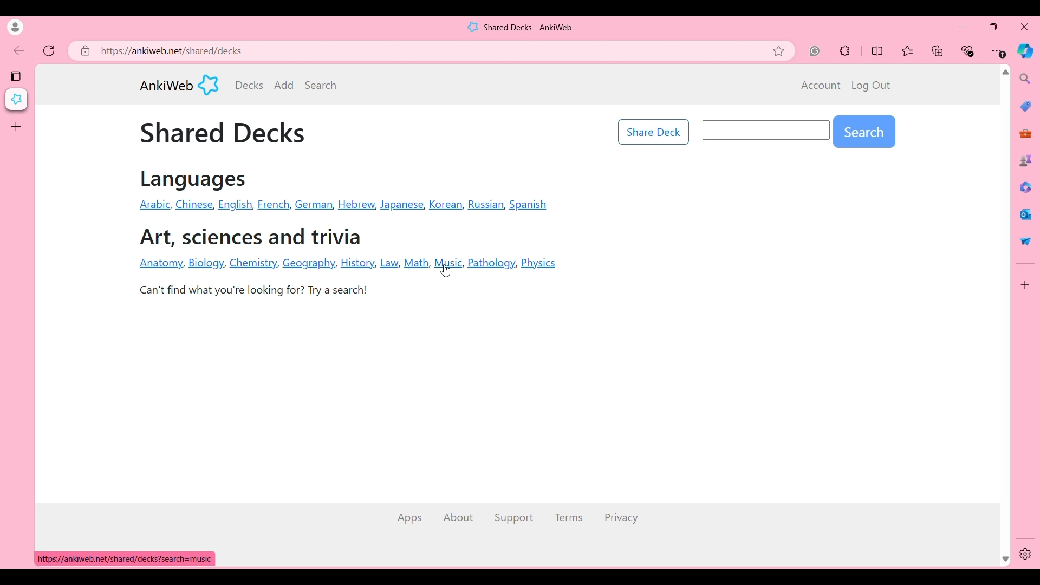  Describe the element at coordinates (84, 49) in the screenshot. I see `Click to view site information` at that location.